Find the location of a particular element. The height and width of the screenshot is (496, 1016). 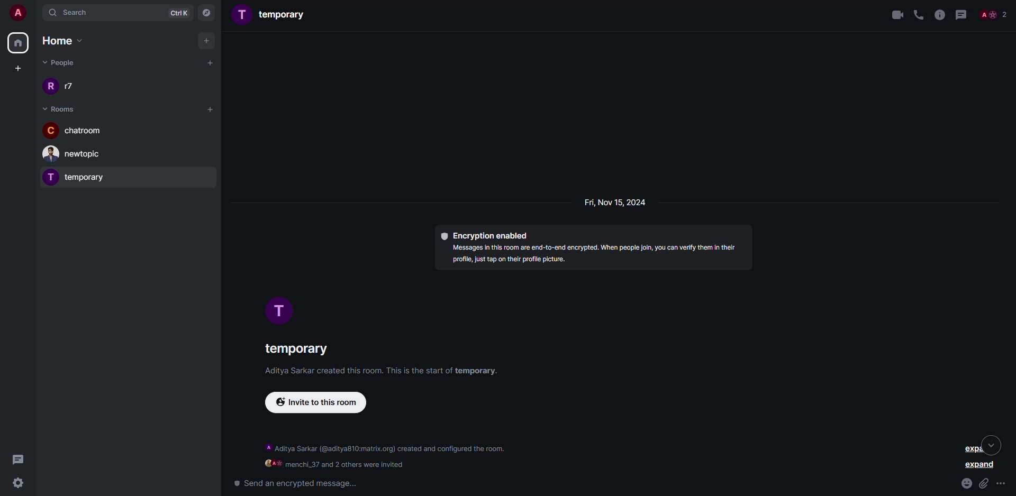

home is located at coordinates (65, 40).